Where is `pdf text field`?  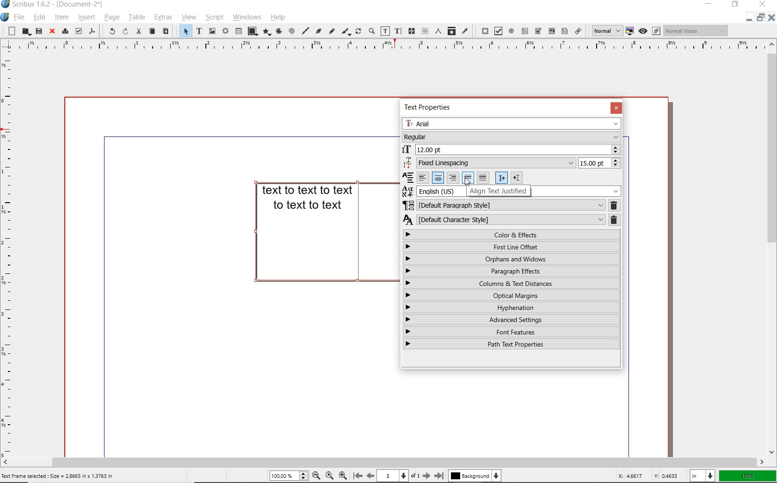 pdf text field is located at coordinates (525, 31).